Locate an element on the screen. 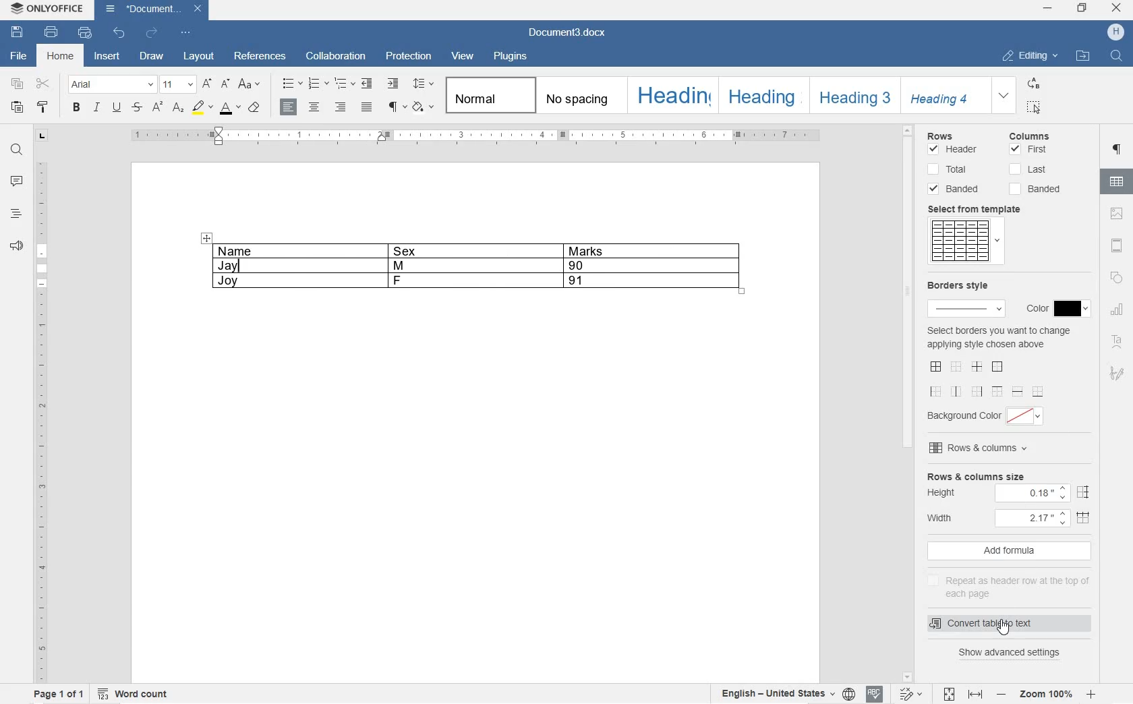  EXPAND FORMATTING STYLE is located at coordinates (1004, 96).